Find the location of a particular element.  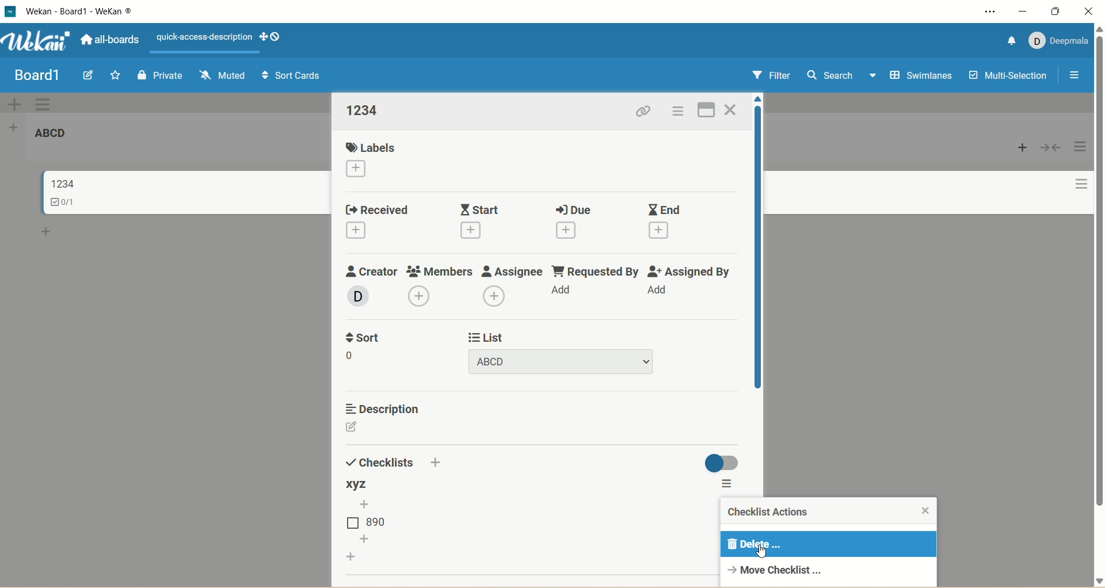

fullscreen is located at coordinates (712, 110).